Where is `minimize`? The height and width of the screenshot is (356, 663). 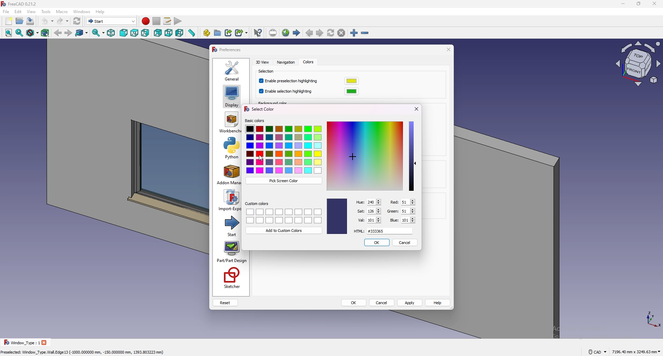
minimize is located at coordinates (621, 4).